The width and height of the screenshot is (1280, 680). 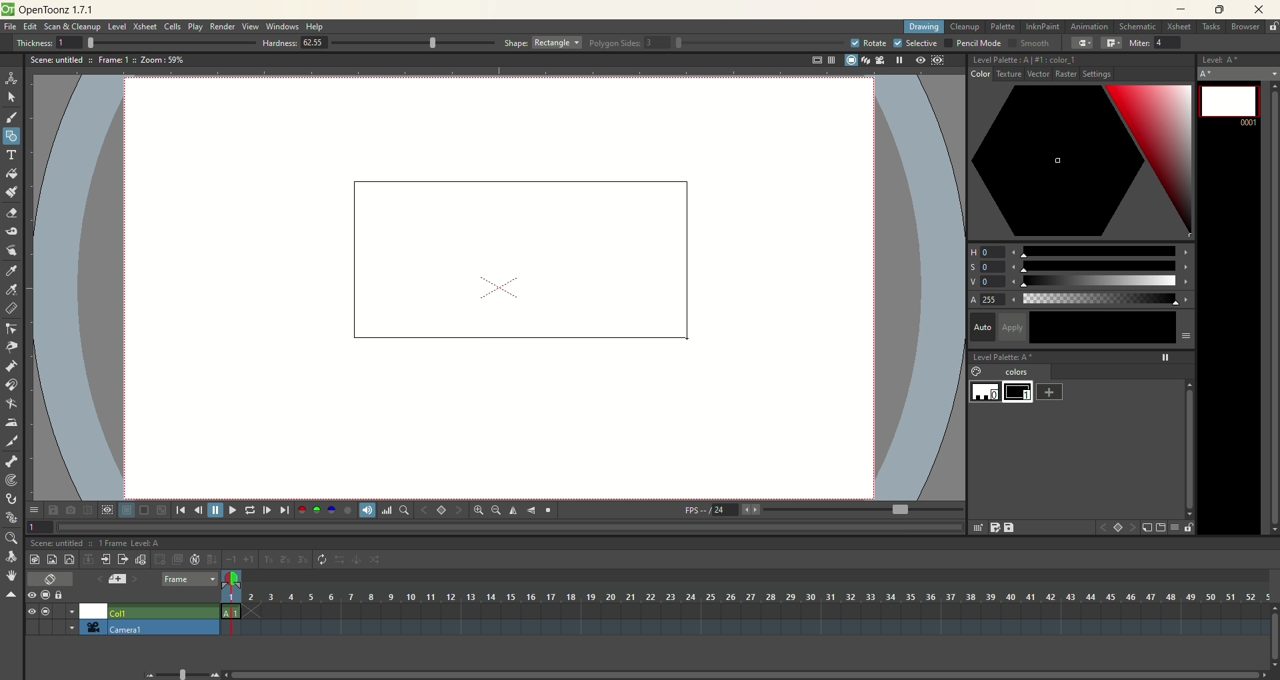 I want to click on 001 level, so click(x=1229, y=103).